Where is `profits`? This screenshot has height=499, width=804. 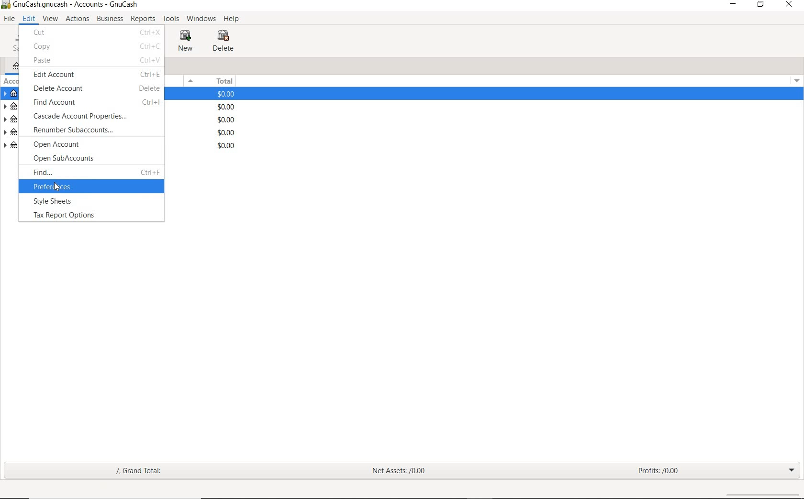 profits is located at coordinates (659, 468).